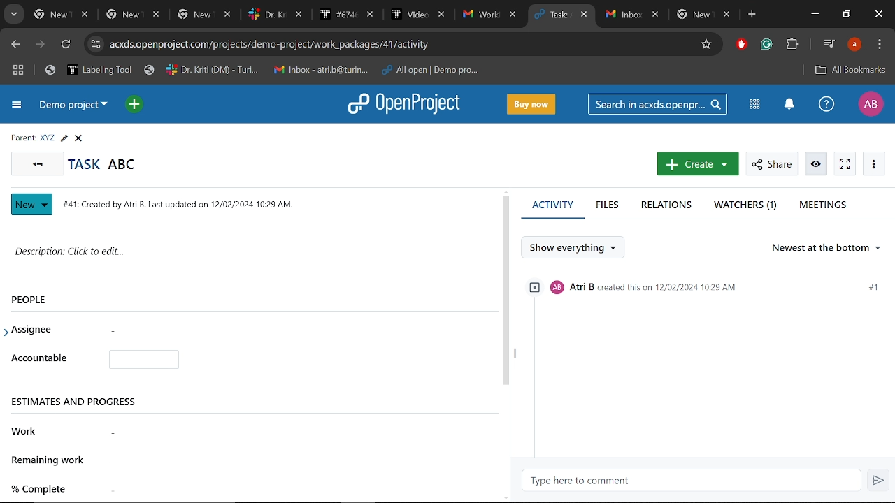 Image resolution: width=895 pixels, height=503 pixels. Describe the element at coordinates (751, 15) in the screenshot. I see `Add new tab` at that location.